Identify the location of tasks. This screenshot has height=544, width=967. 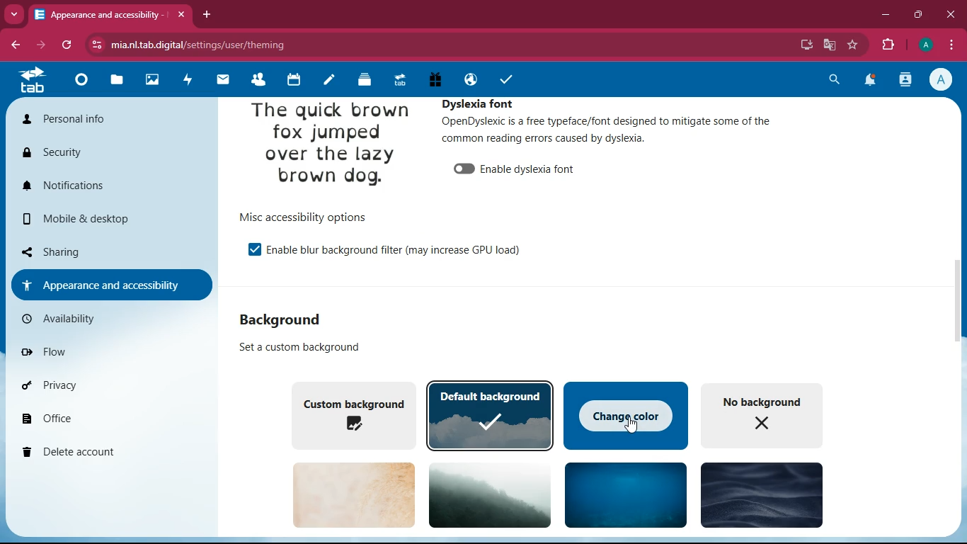
(505, 80).